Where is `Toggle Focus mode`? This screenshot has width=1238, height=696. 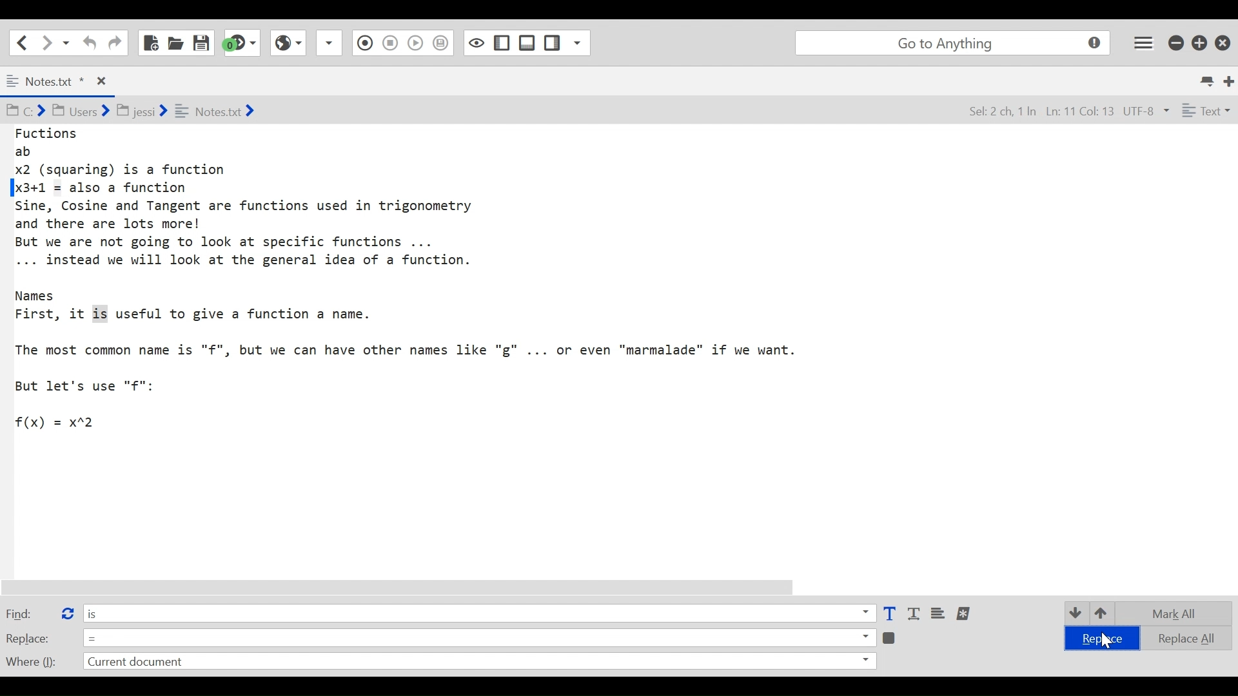
Toggle Focus mode is located at coordinates (442, 43).